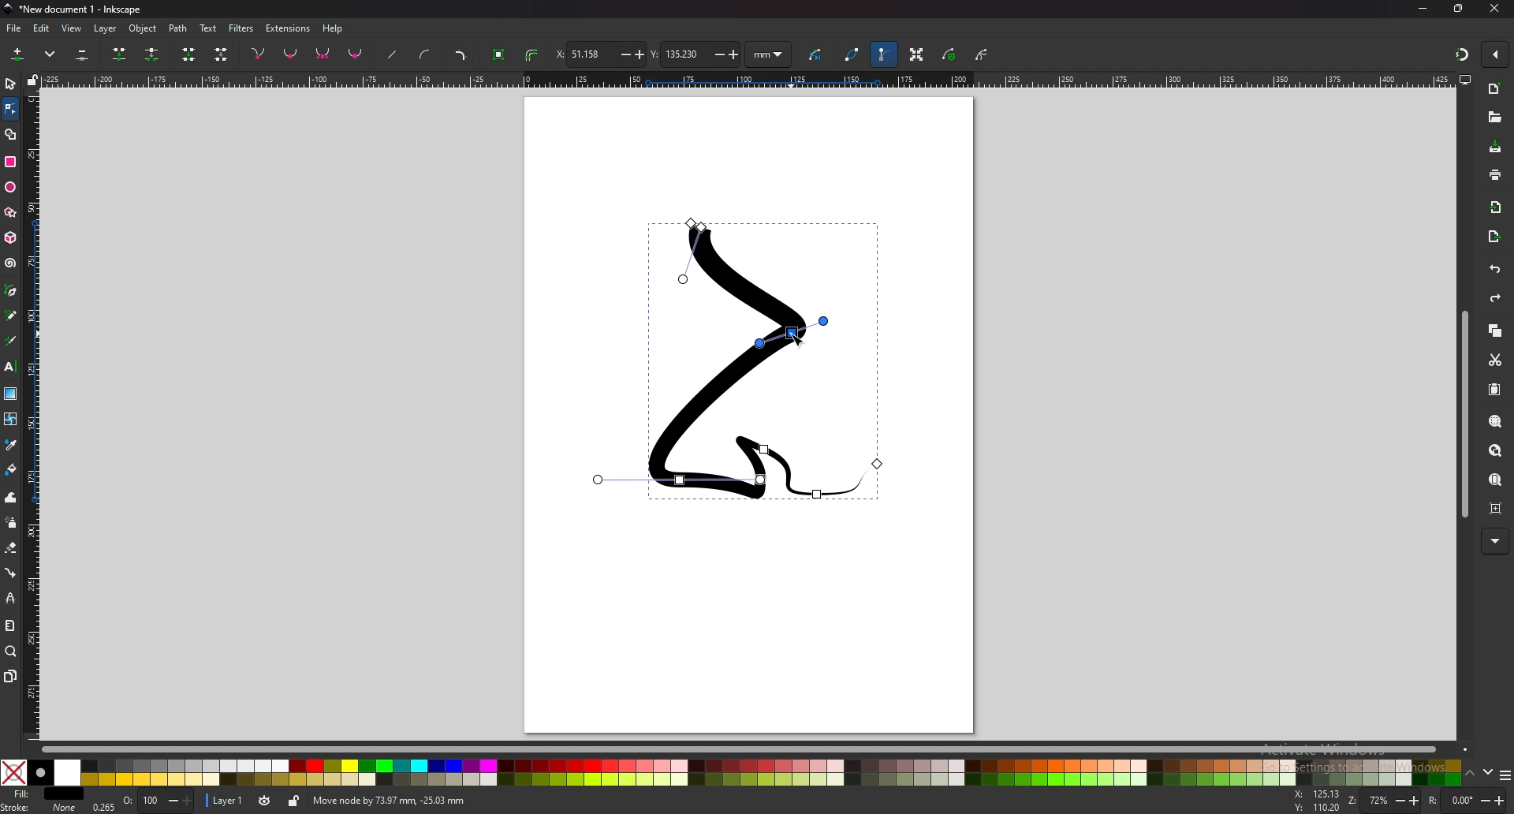 Image resolution: width=1514 pixels, height=814 pixels. I want to click on auto smooth, so click(356, 54).